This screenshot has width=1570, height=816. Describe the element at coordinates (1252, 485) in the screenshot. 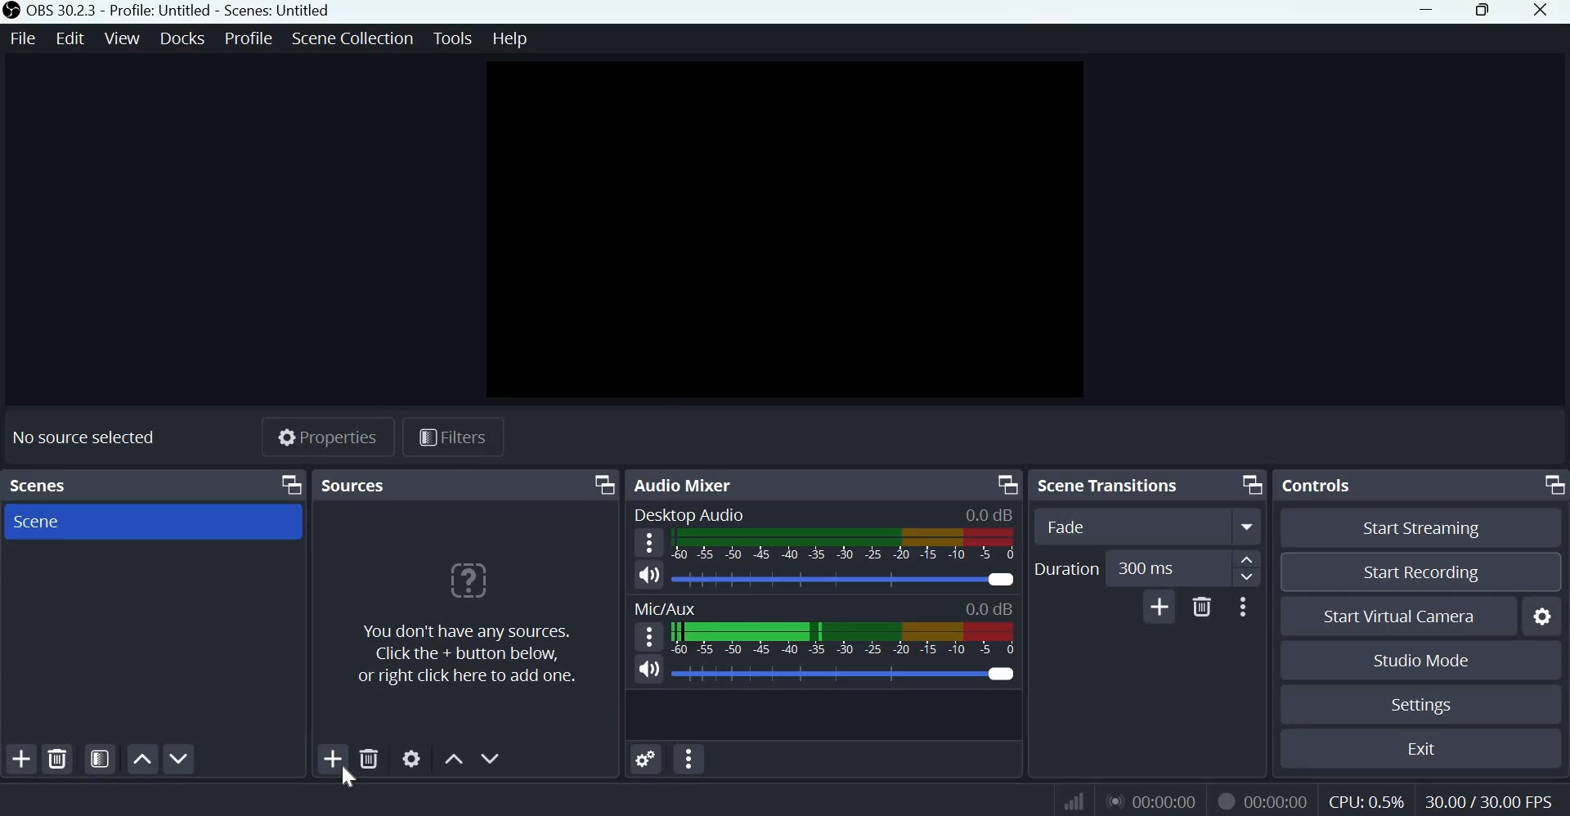

I see `Dock Options icon` at that location.